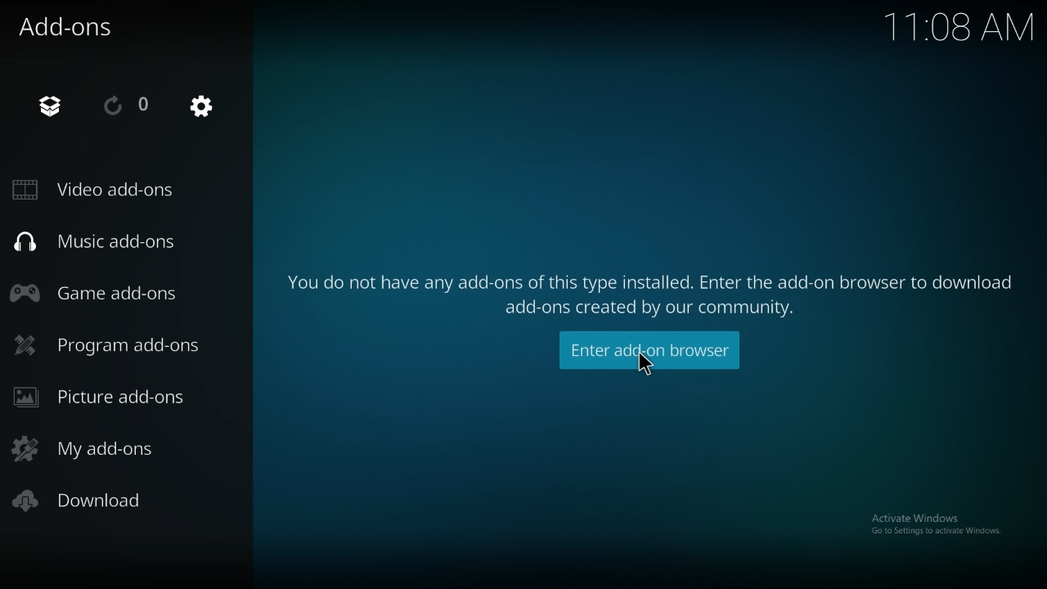 This screenshot has width=1047, height=589. Describe the element at coordinates (112, 240) in the screenshot. I see `music add ons` at that location.